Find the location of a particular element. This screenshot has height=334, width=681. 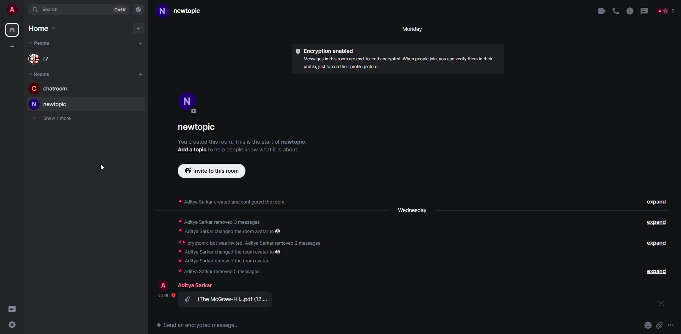

newtopic is located at coordinates (197, 128).